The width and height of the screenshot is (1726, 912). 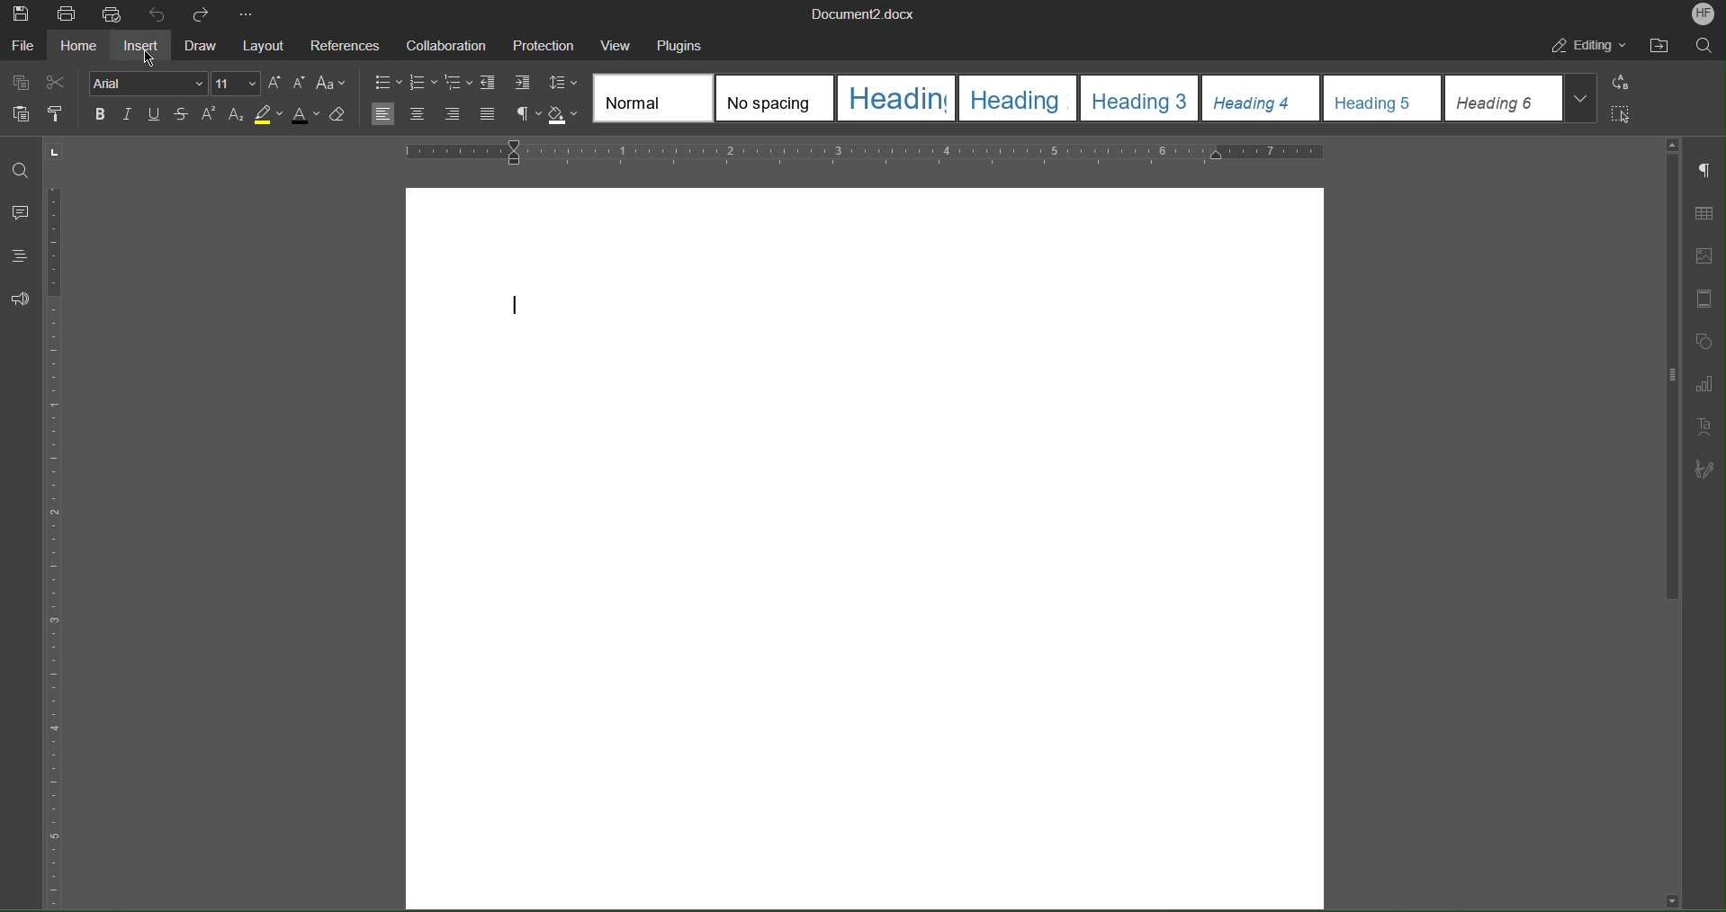 I want to click on Nested List, so click(x=453, y=115).